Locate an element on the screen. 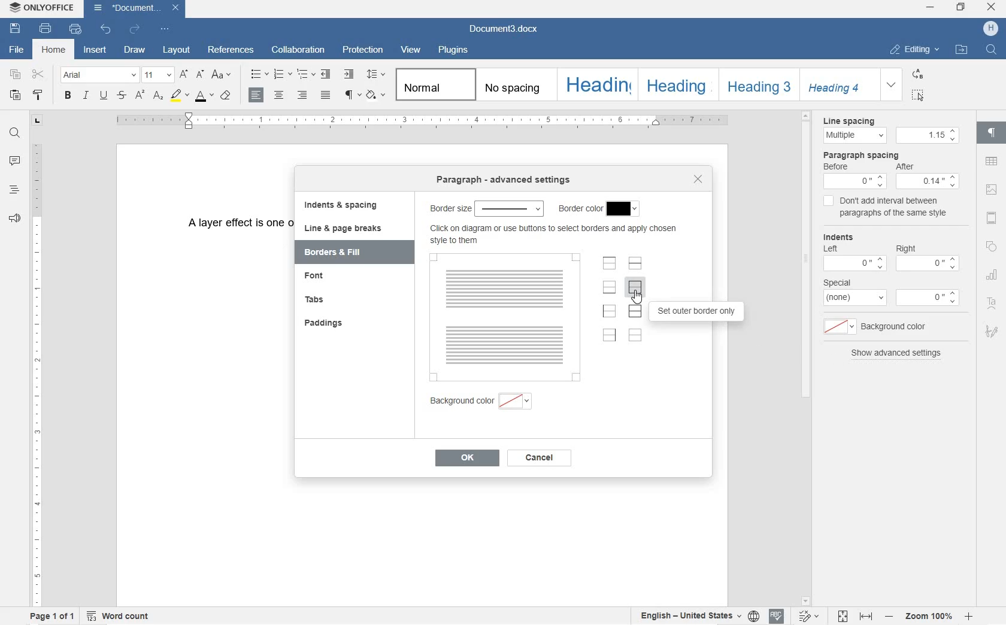 This screenshot has width=1006, height=625. ALIGN LEFT is located at coordinates (258, 95).